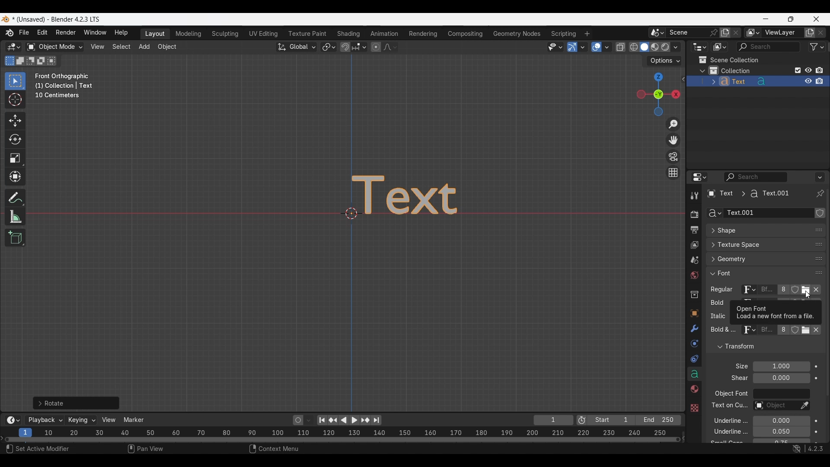 Image resolution: width=830 pixels, height=467 pixels. What do you see at coordinates (607, 47) in the screenshot?
I see `Overlays` at bounding box center [607, 47].